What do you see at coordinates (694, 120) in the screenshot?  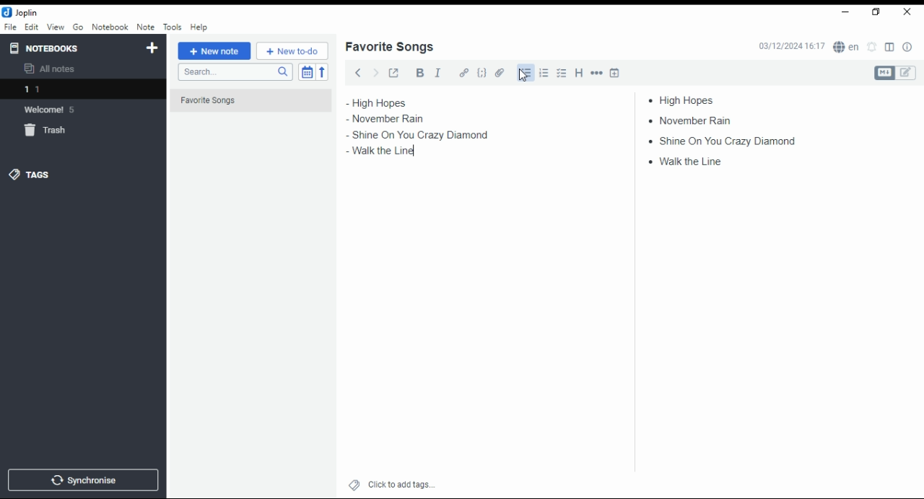 I see `november rain` at bounding box center [694, 120].